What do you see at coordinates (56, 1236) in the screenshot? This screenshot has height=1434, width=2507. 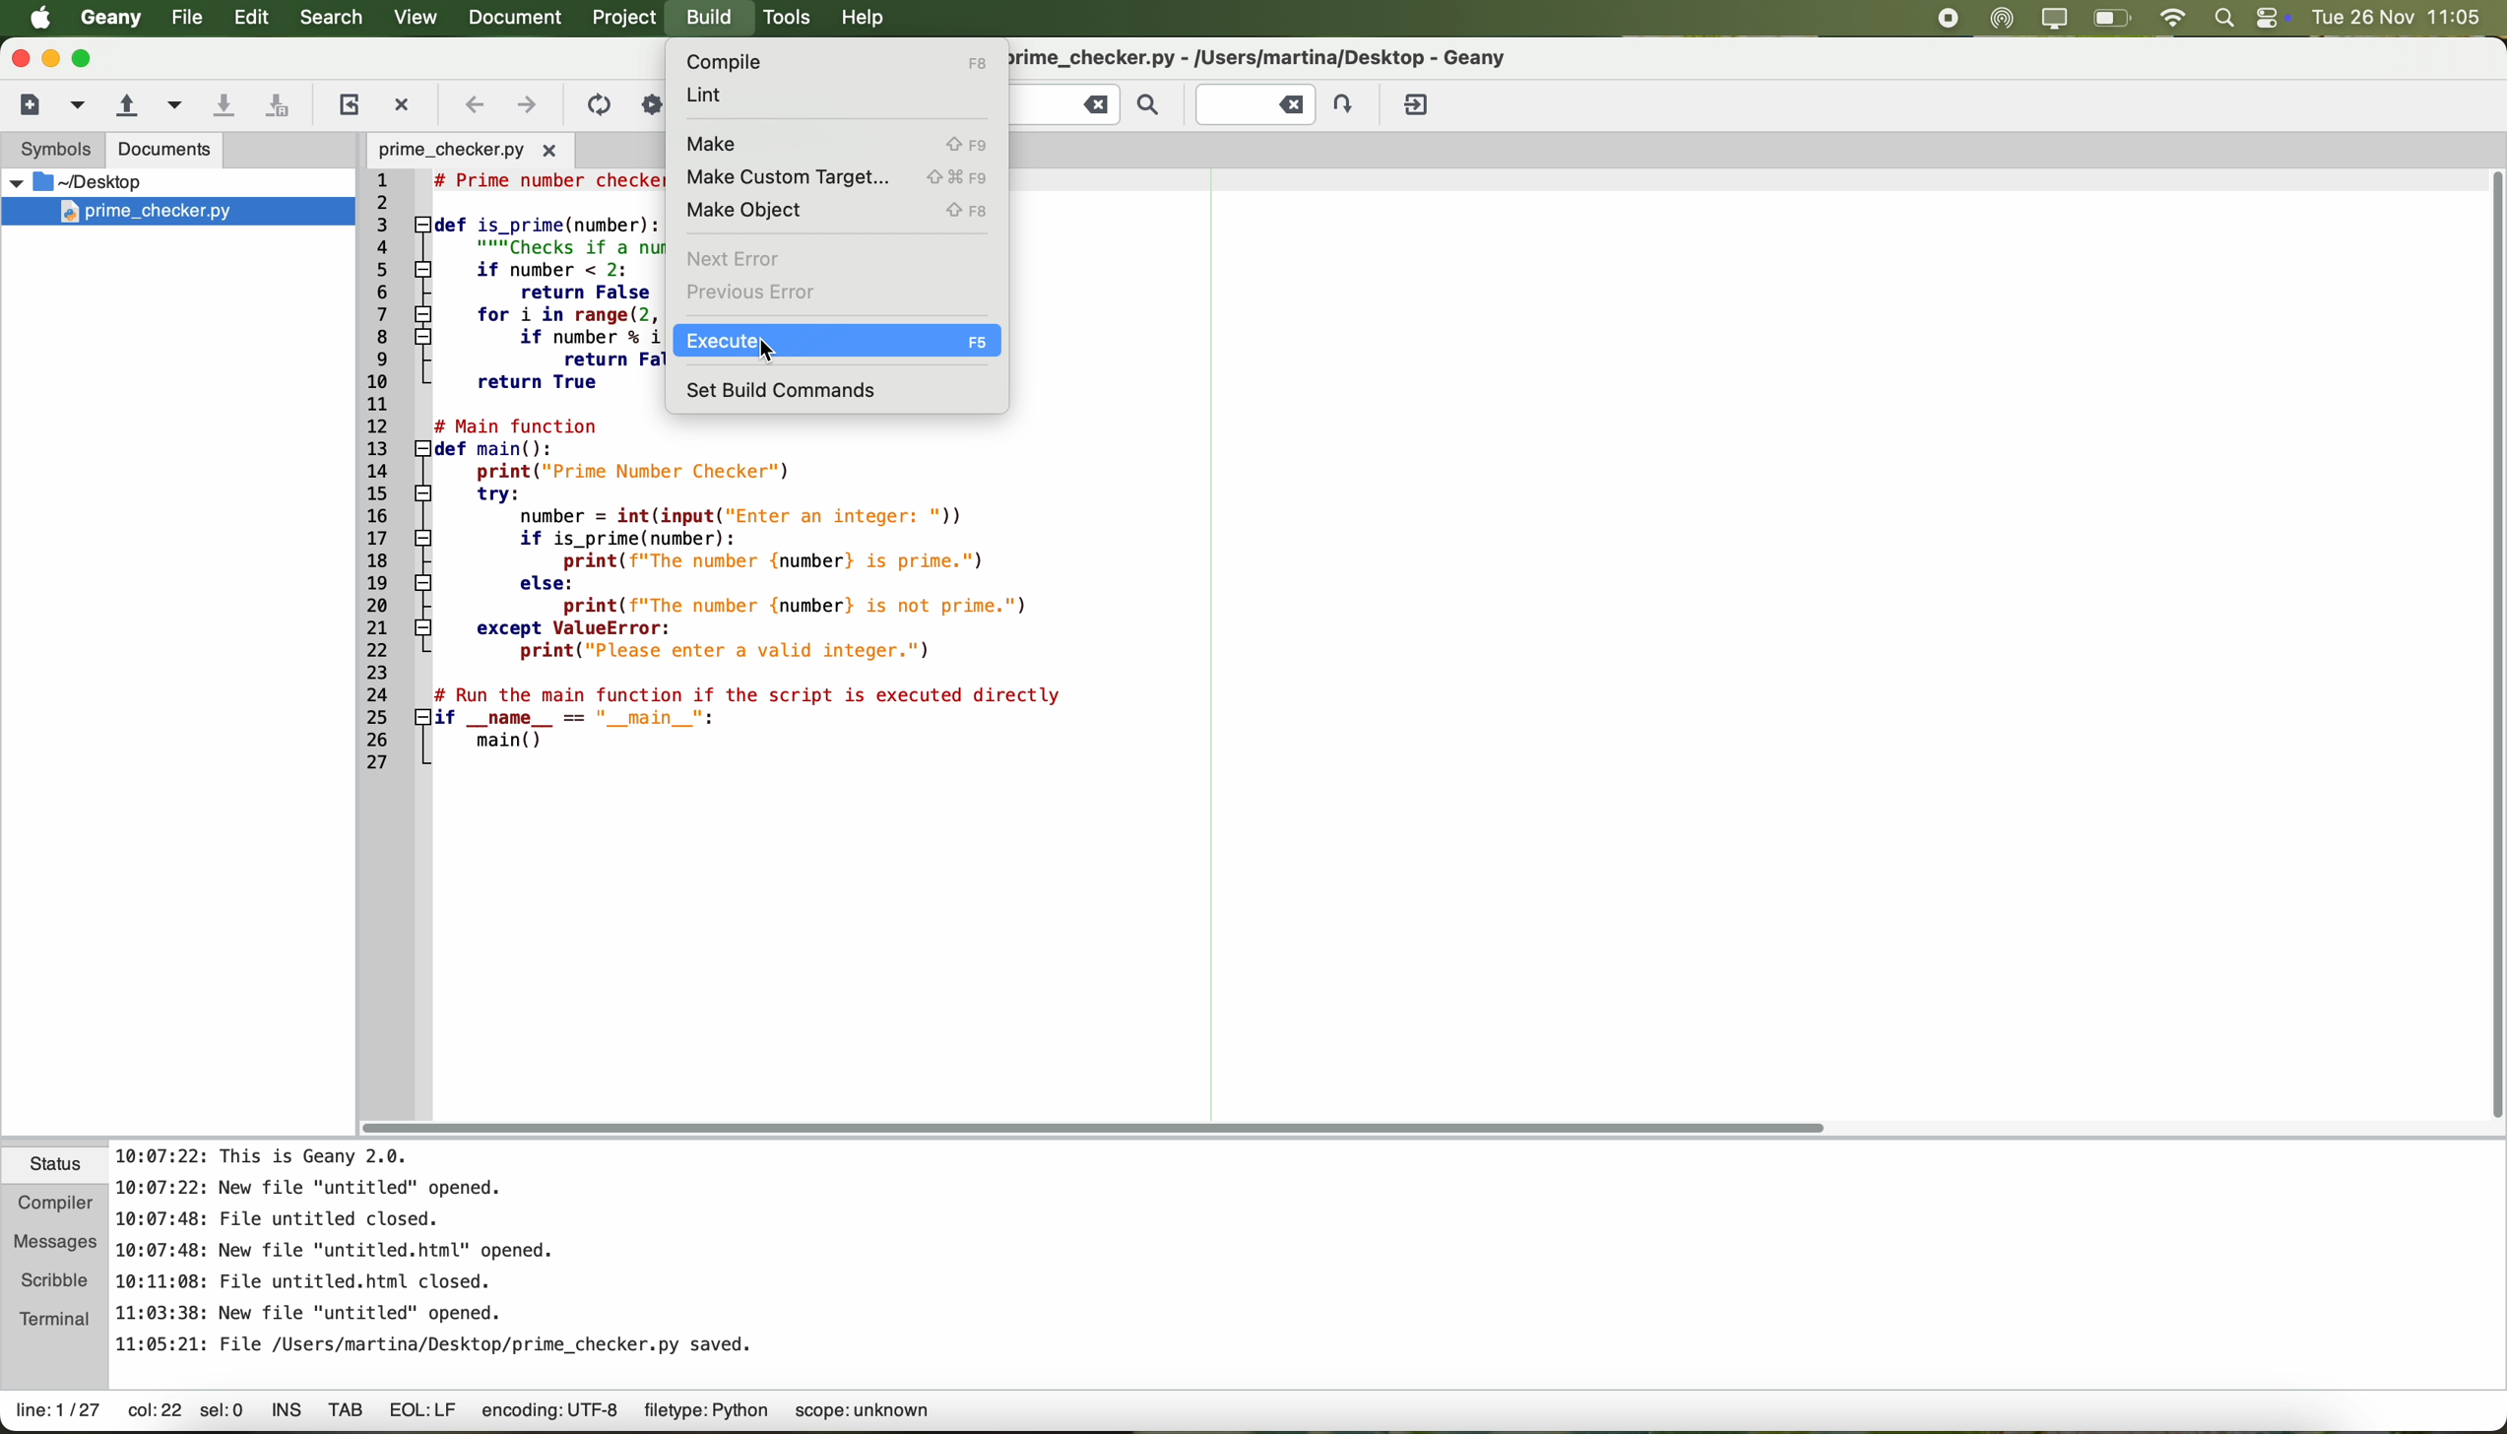 I see `messages` at bounding box center [56, 1236].